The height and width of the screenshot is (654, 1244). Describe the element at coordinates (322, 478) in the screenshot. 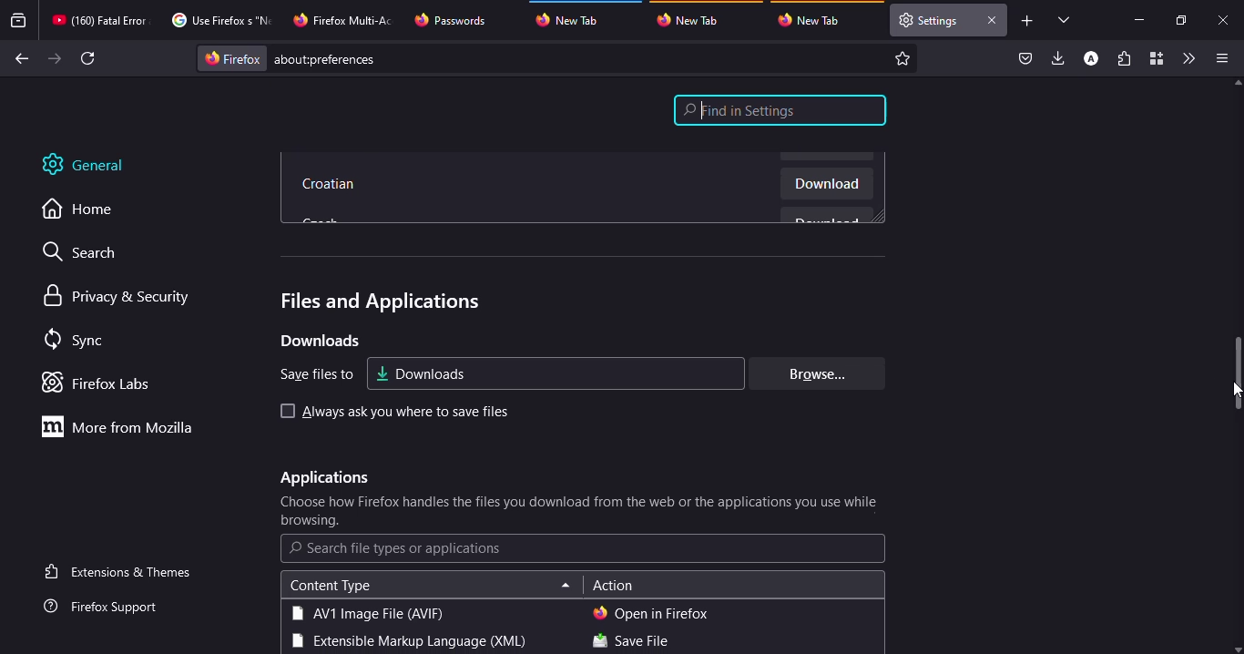

I see `apps` at that location.